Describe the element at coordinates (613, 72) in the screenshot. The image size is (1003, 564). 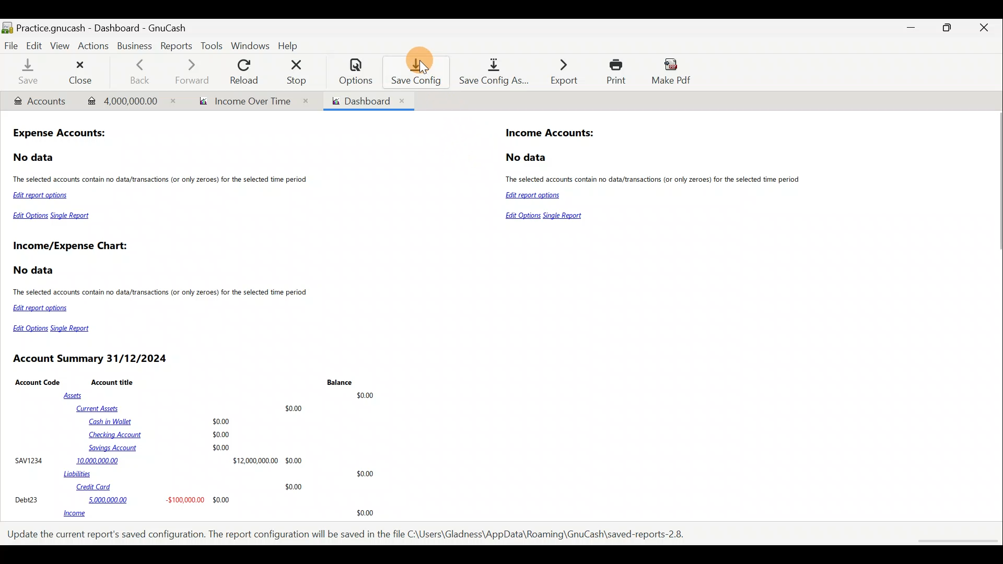
I see `Print` at that location.